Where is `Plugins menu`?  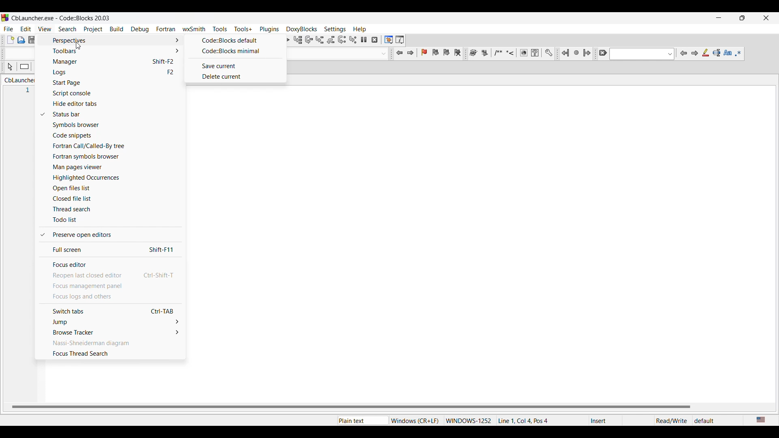
Plugins menu is located at coordinates (269, 29).